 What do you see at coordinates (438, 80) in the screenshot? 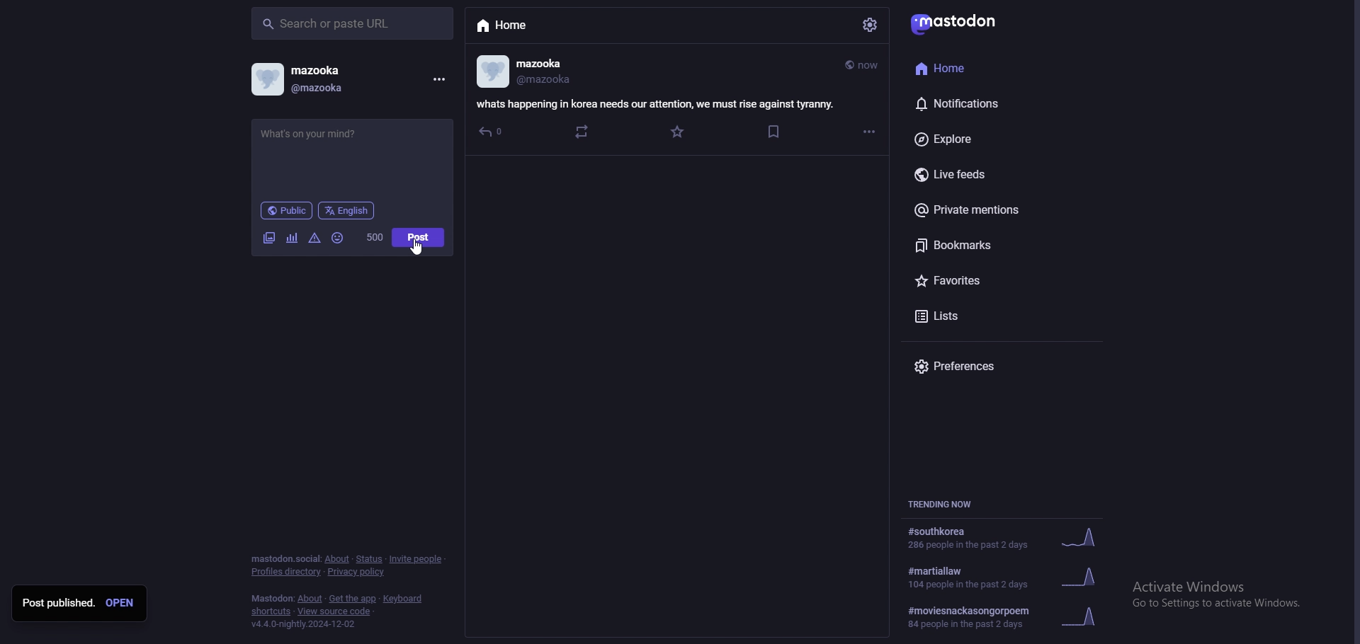
I see `menu` at bounding box center [438, 80].